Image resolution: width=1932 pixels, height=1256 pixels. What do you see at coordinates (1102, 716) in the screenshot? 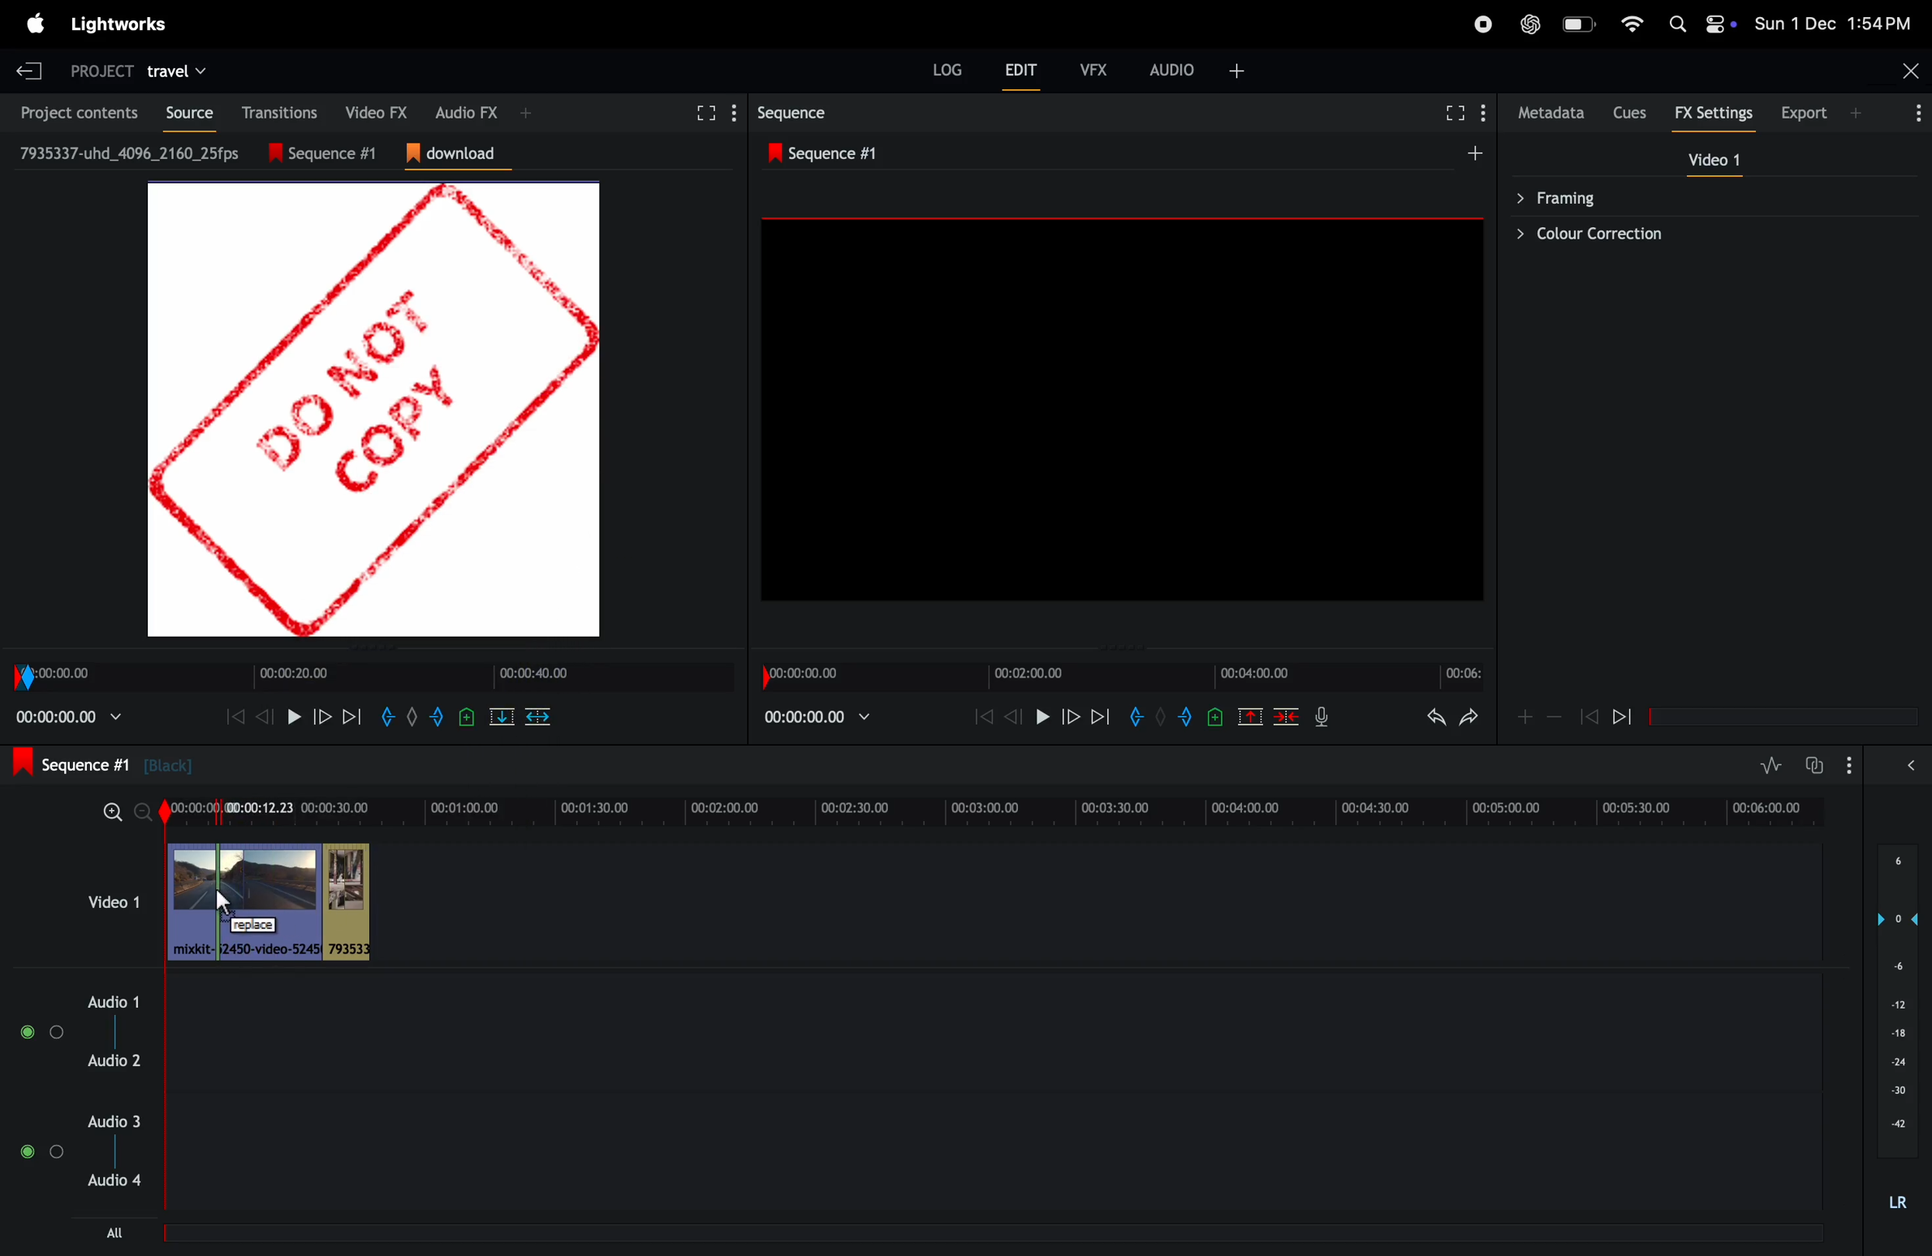
I see `next frame` at bounding box center [1102, 716].